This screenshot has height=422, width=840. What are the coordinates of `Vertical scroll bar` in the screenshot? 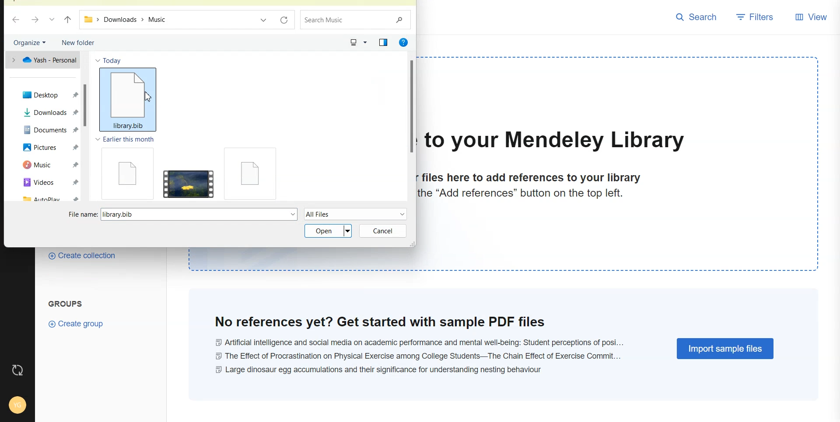 It's located at (86, 126).